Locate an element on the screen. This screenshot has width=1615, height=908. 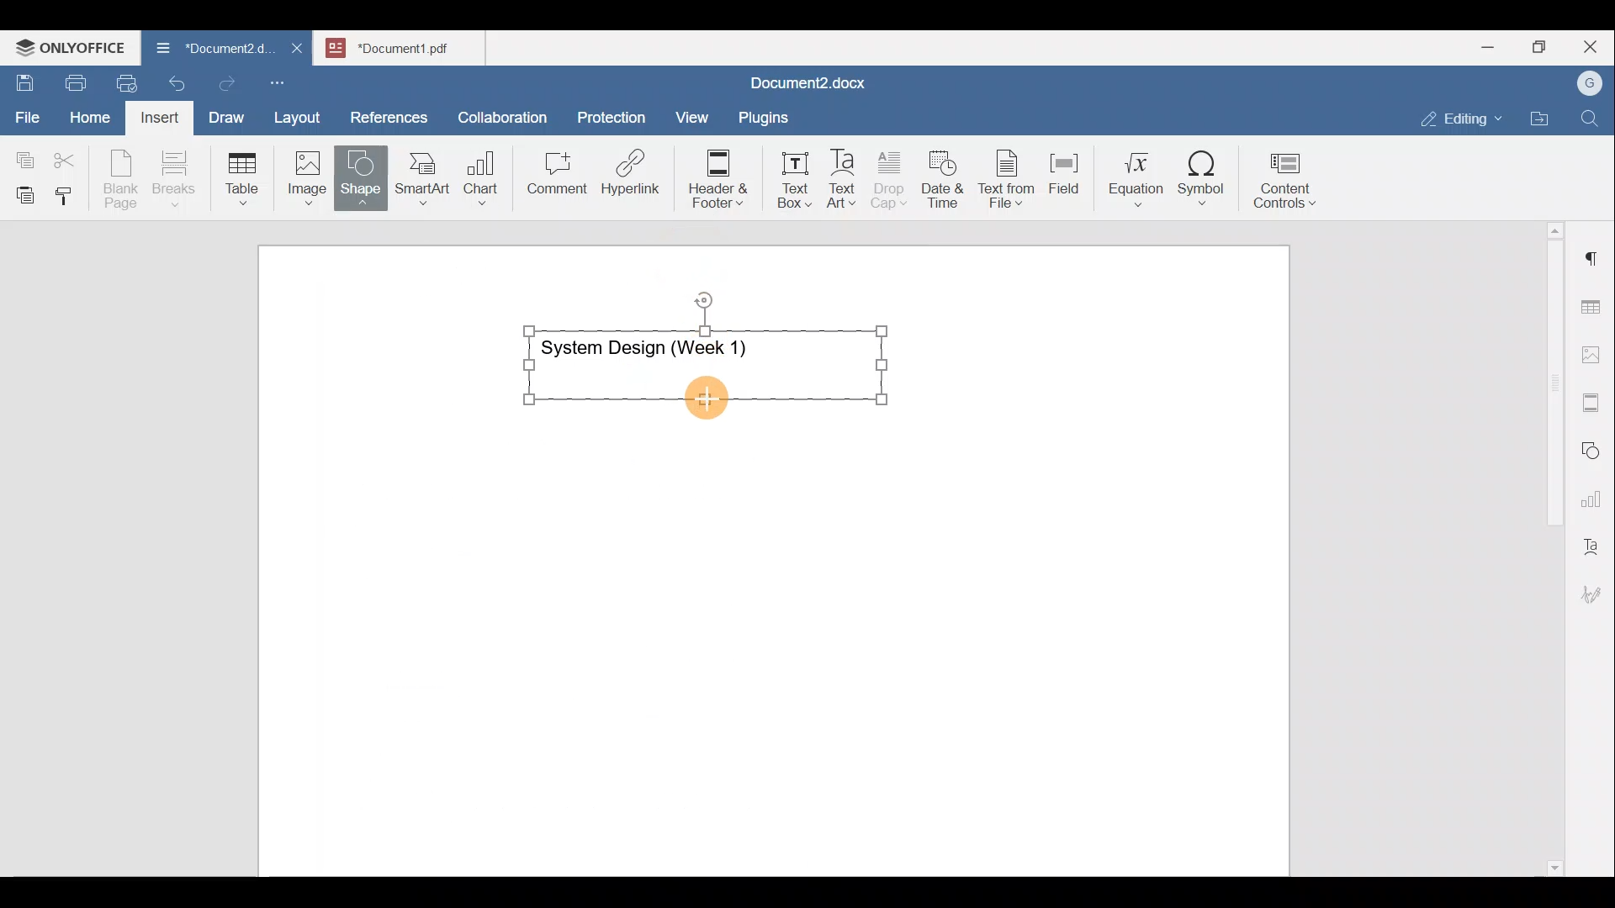
Signature settings is located at coordinates (1596, 589).